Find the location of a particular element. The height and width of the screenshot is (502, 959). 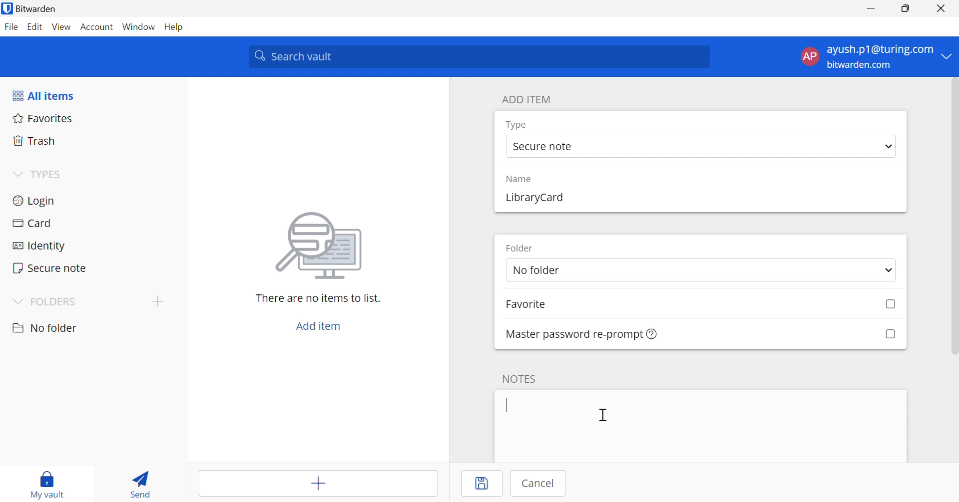

NOTES is located at coordinates (519, 378).